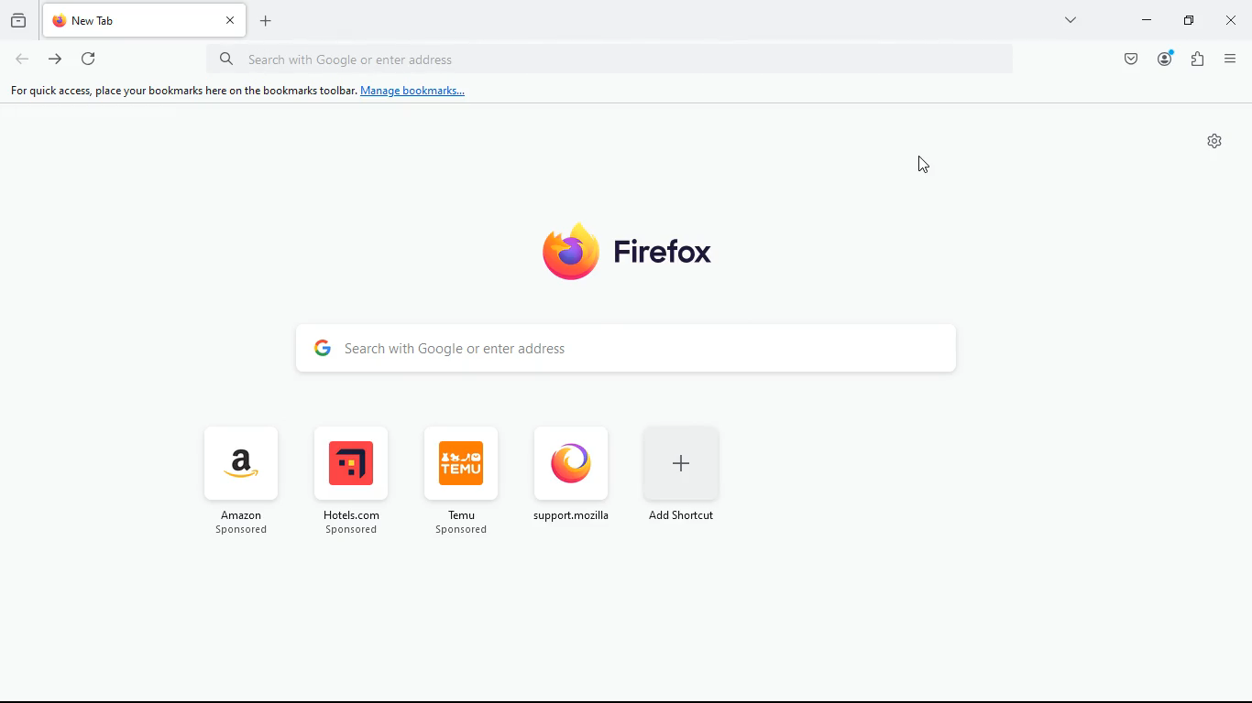 Image resolution: width=1252 pixels, height=703 pixels. I want to click on  Manage bookmarks., so click(413, 92).